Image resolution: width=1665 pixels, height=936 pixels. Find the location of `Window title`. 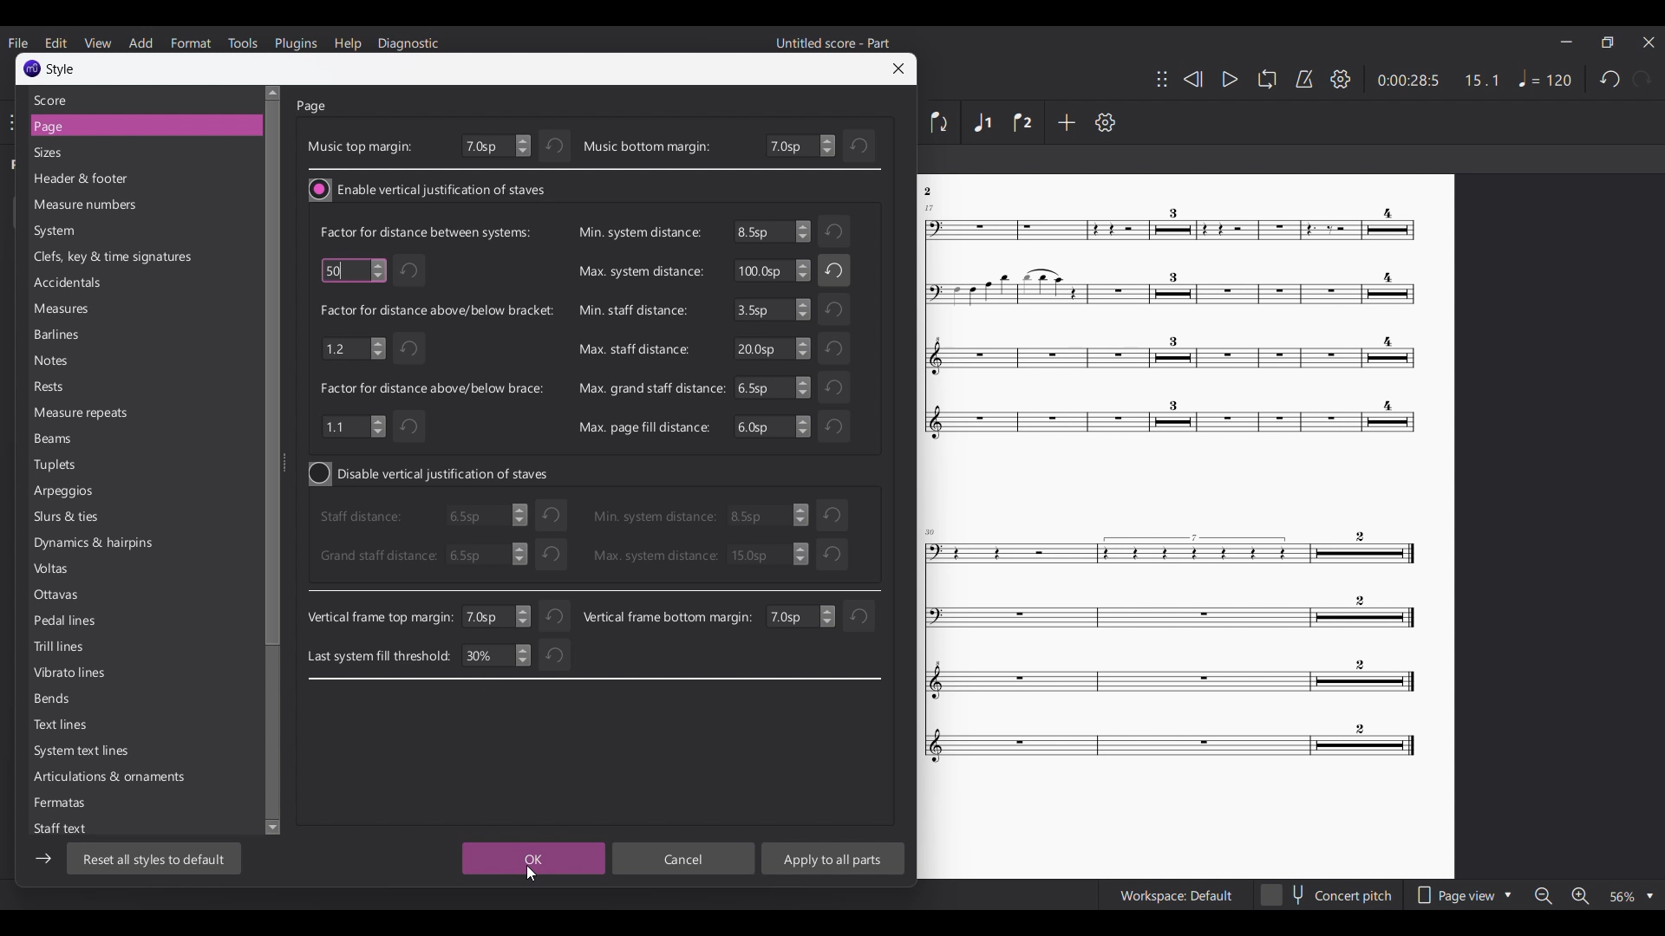

Window title is located at coordinates (48, 68).